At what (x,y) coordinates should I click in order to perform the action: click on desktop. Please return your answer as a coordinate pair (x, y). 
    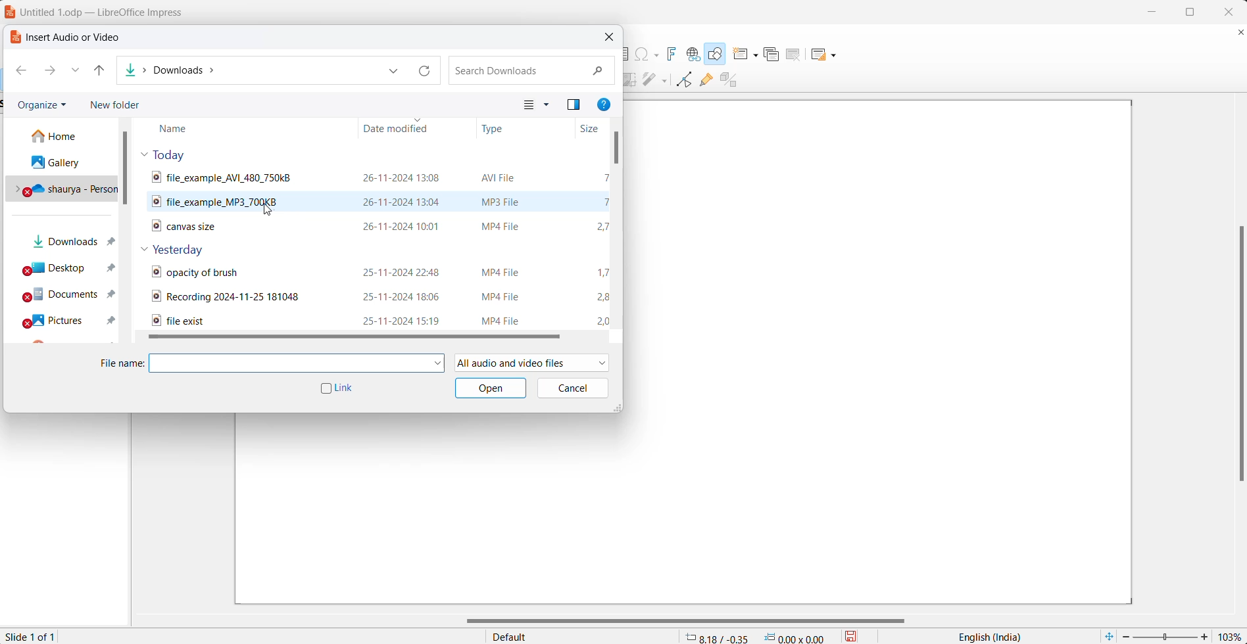
    Looking at the image, I should click on (70, 268).